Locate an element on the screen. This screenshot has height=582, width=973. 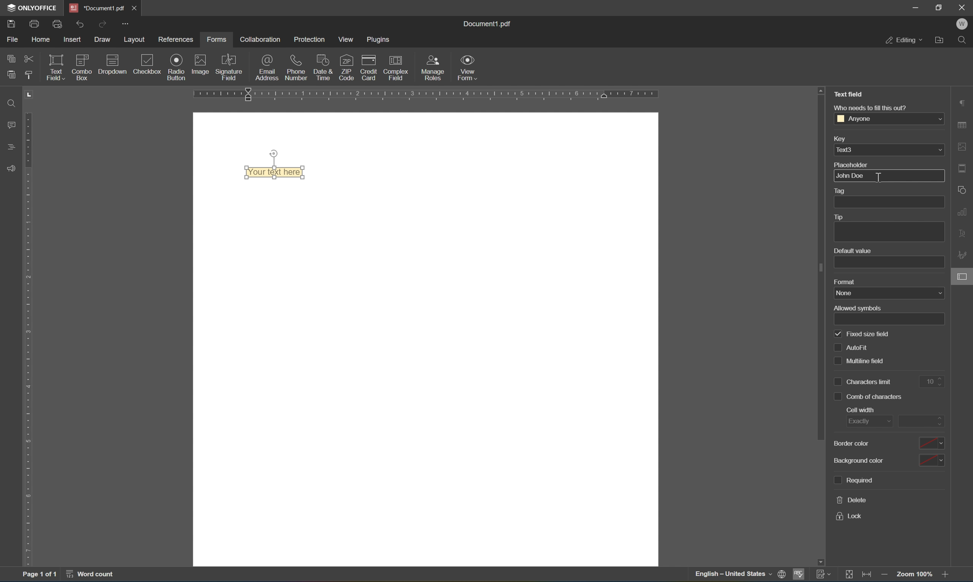
document1 is located at coordinates (99, 7).